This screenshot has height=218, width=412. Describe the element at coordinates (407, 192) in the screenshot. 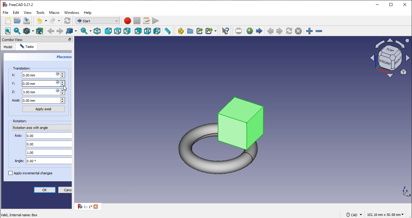

I see `coordinate directional axis icon` at that location.